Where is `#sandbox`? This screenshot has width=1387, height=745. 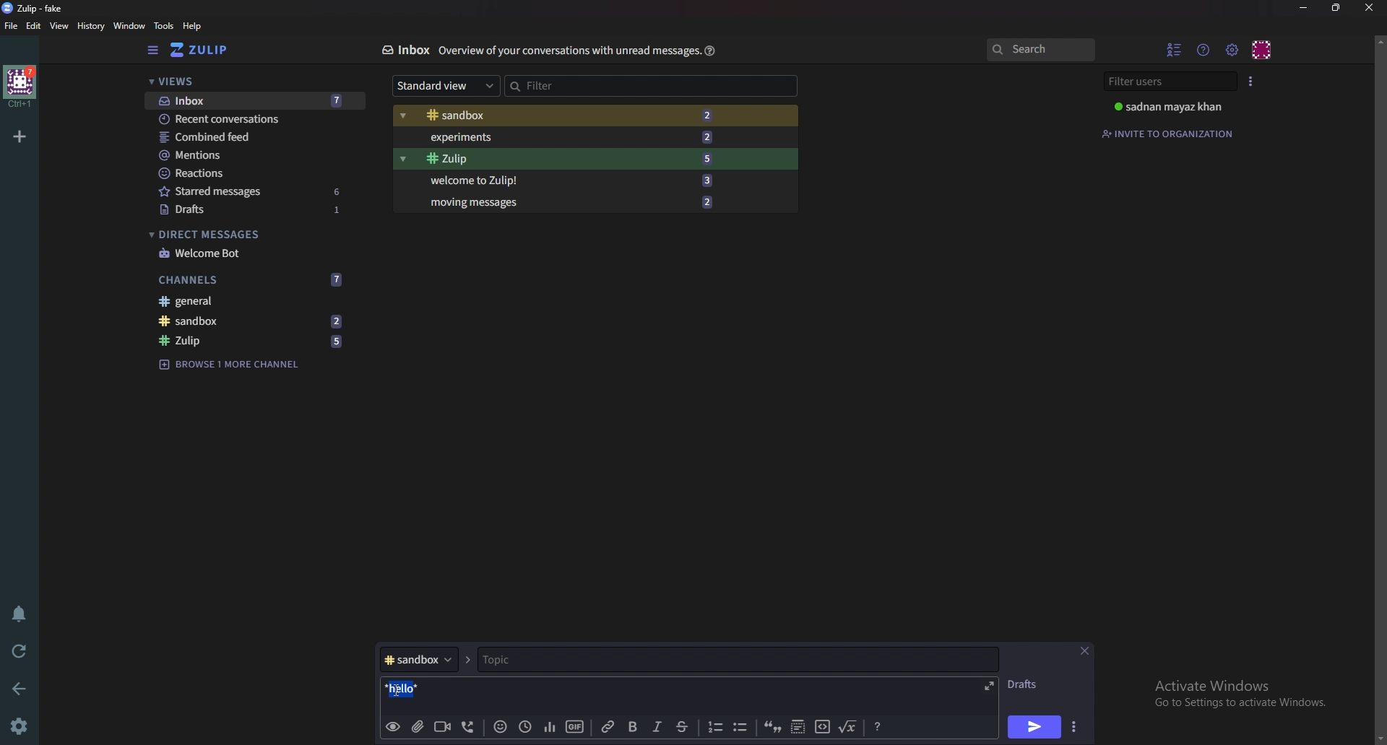 #sandbox is located at coordinates (426, 659).